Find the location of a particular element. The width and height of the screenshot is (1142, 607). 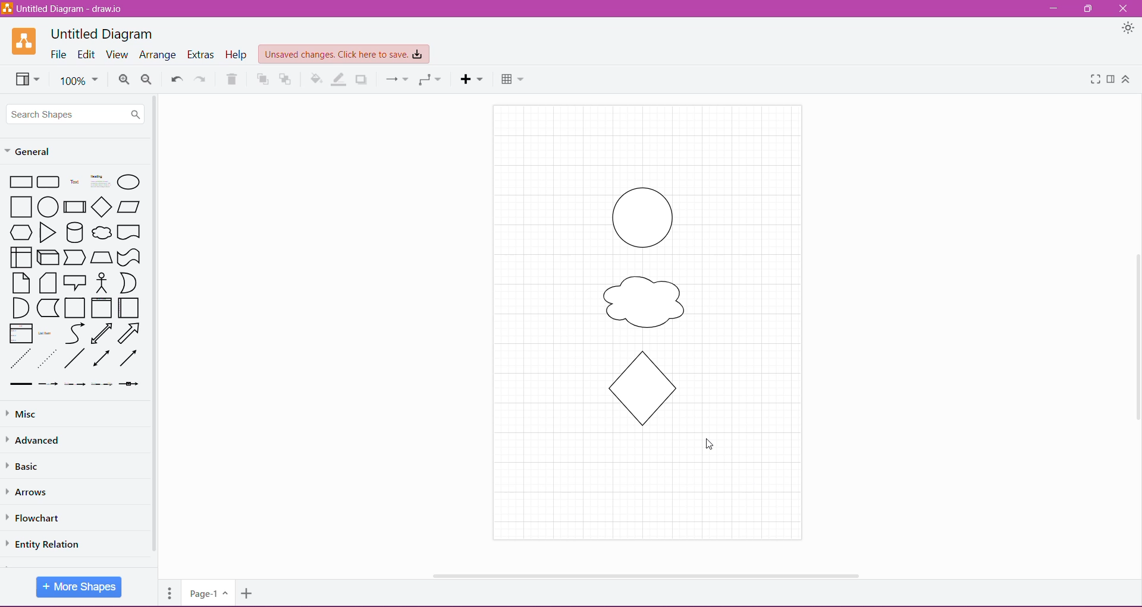

Vertical Scroll Bar is located at coordinates (155, 325).